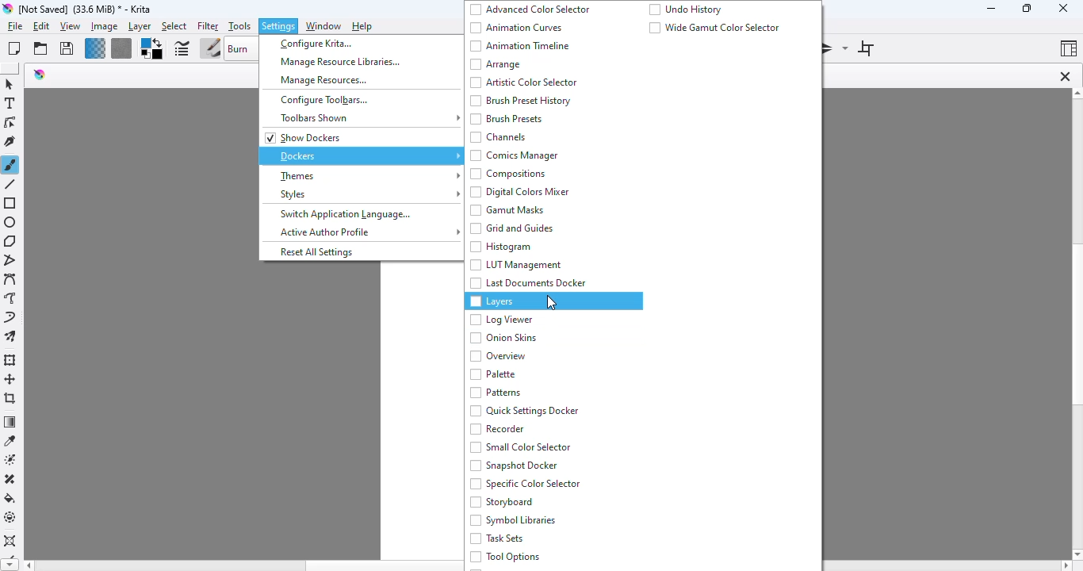  Describe the element at coordinates (317, 44) in the screenshot. I see `configure krita` at that location.